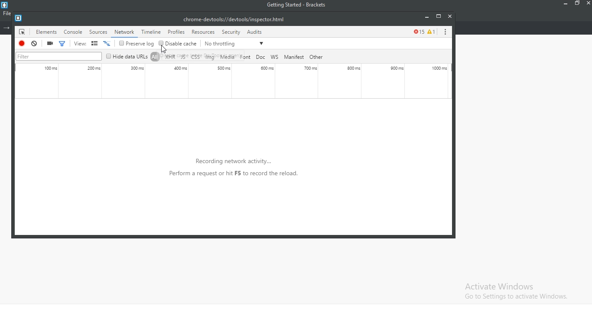  I want to click on elements, so click(45, 32).